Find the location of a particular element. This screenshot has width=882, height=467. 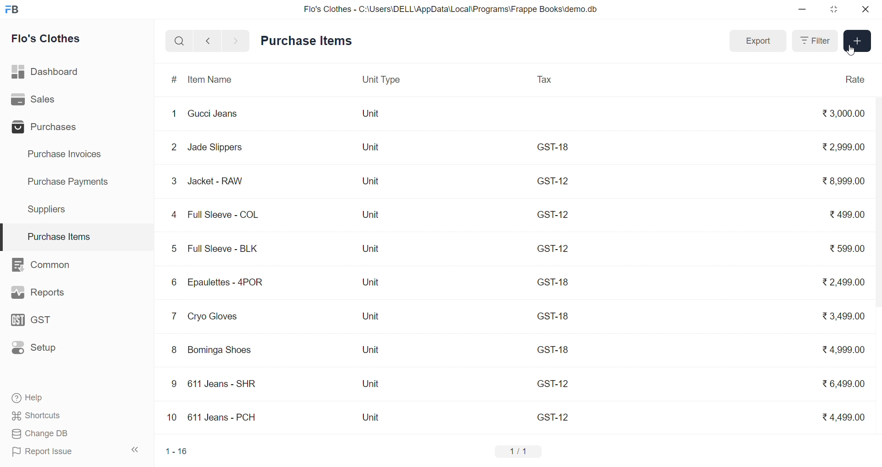

Change DB is located at coordinates (73, 433).